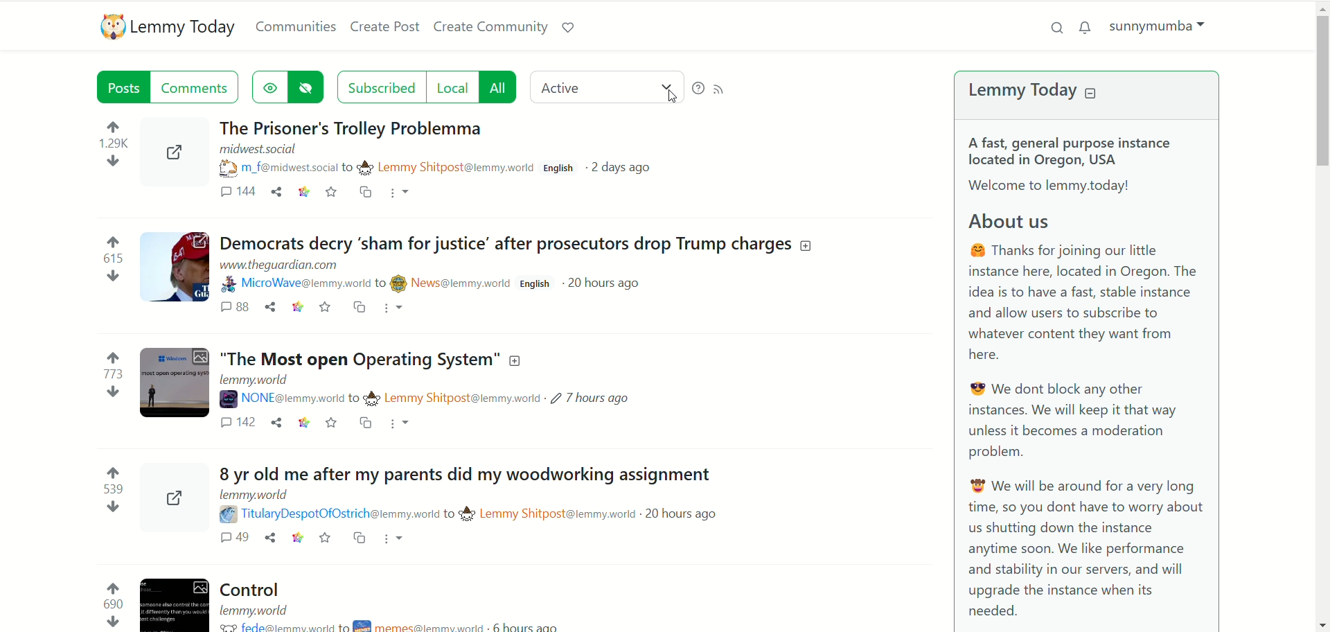 The width and height of the screenshot is (1330, 632). Describe the element at coordinates (609, 283) in the screenshot. I see `20 hours ago` at that location.